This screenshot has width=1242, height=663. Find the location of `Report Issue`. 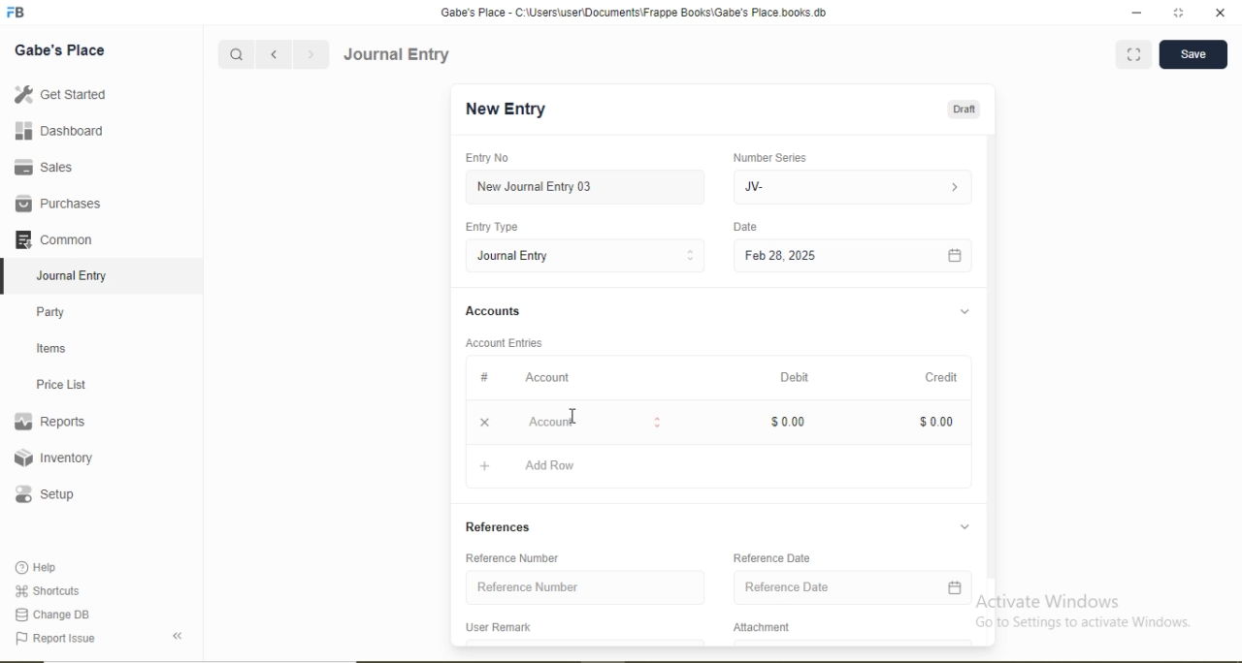

Report Issue is located at coordinates (54, 639).